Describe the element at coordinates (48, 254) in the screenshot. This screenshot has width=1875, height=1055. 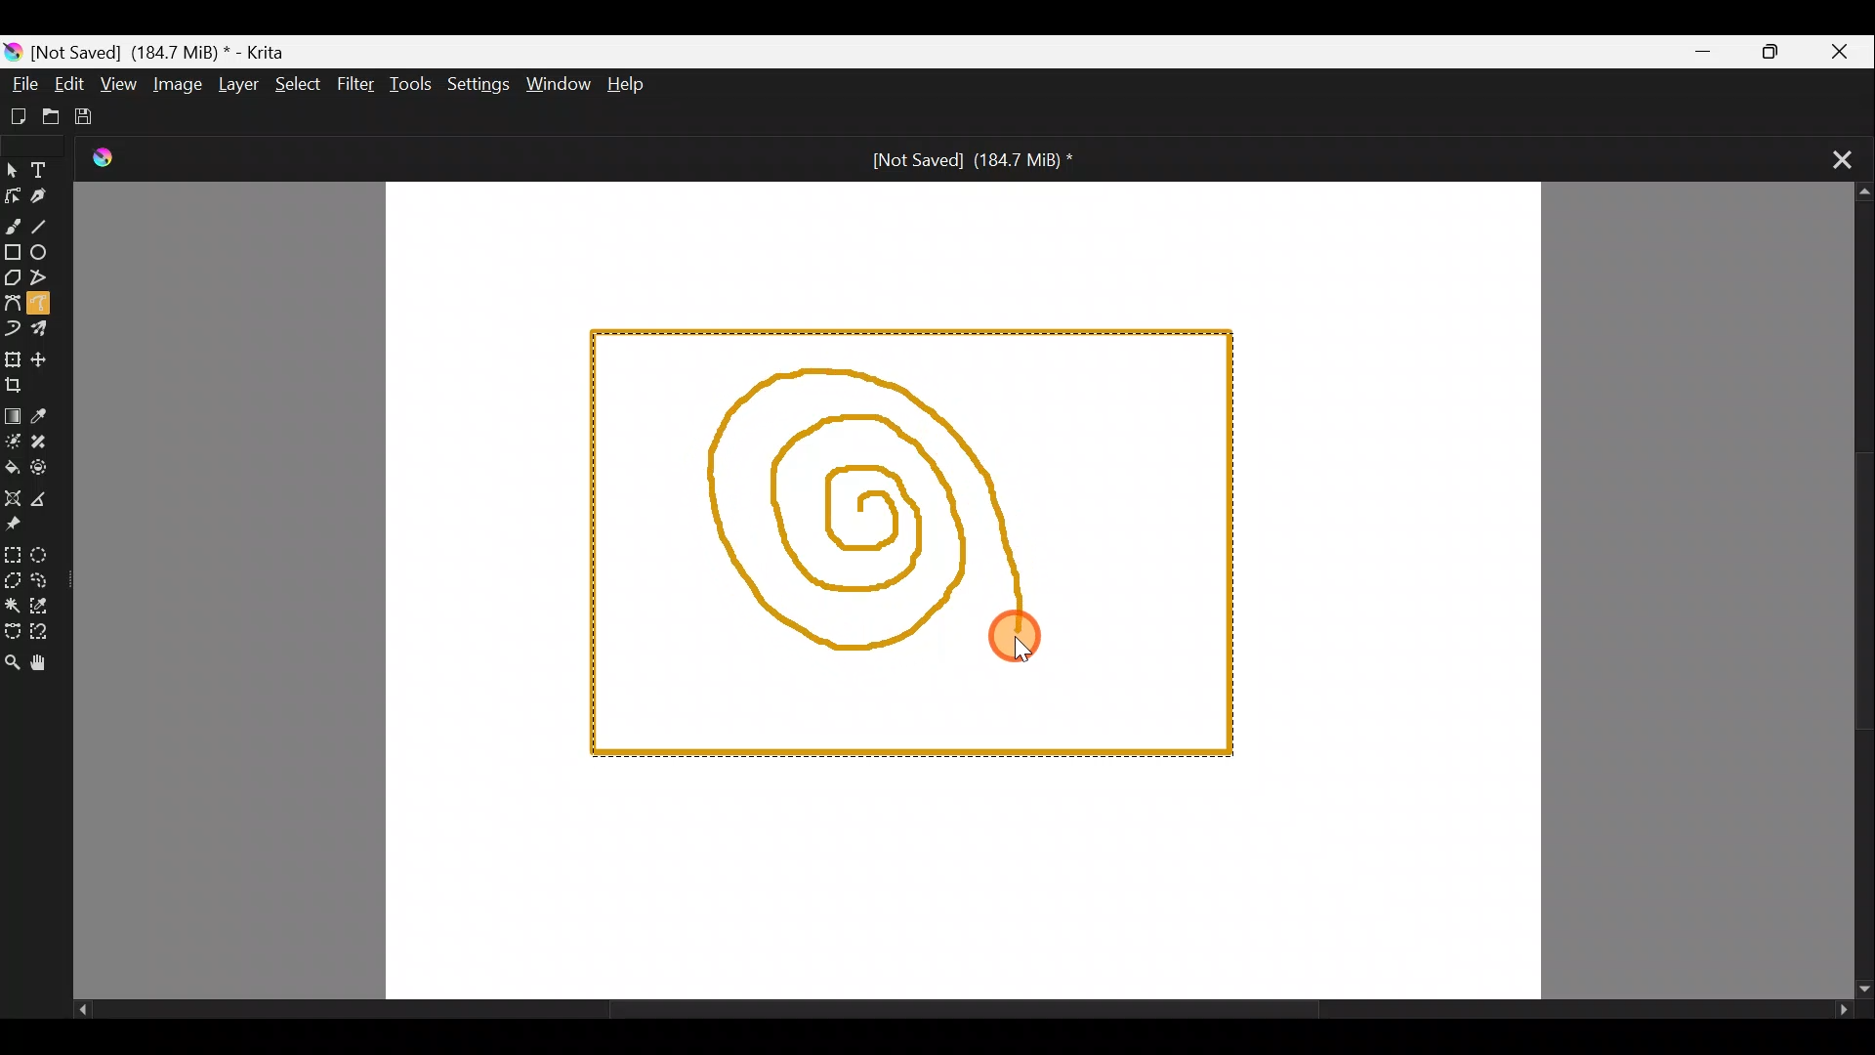
I see `Ellipse tool` at that location.